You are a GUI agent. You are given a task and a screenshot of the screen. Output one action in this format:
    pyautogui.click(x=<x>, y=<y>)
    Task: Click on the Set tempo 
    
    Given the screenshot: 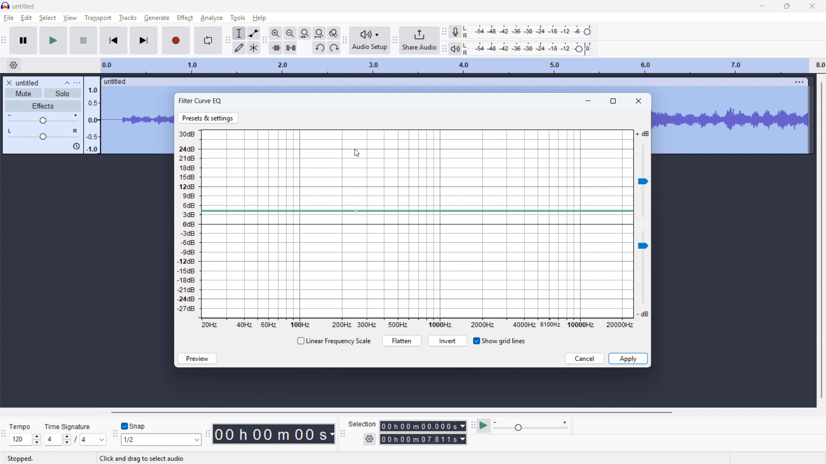 What is the action you would take?
    pyautogui.click(x=25, y=440)
    